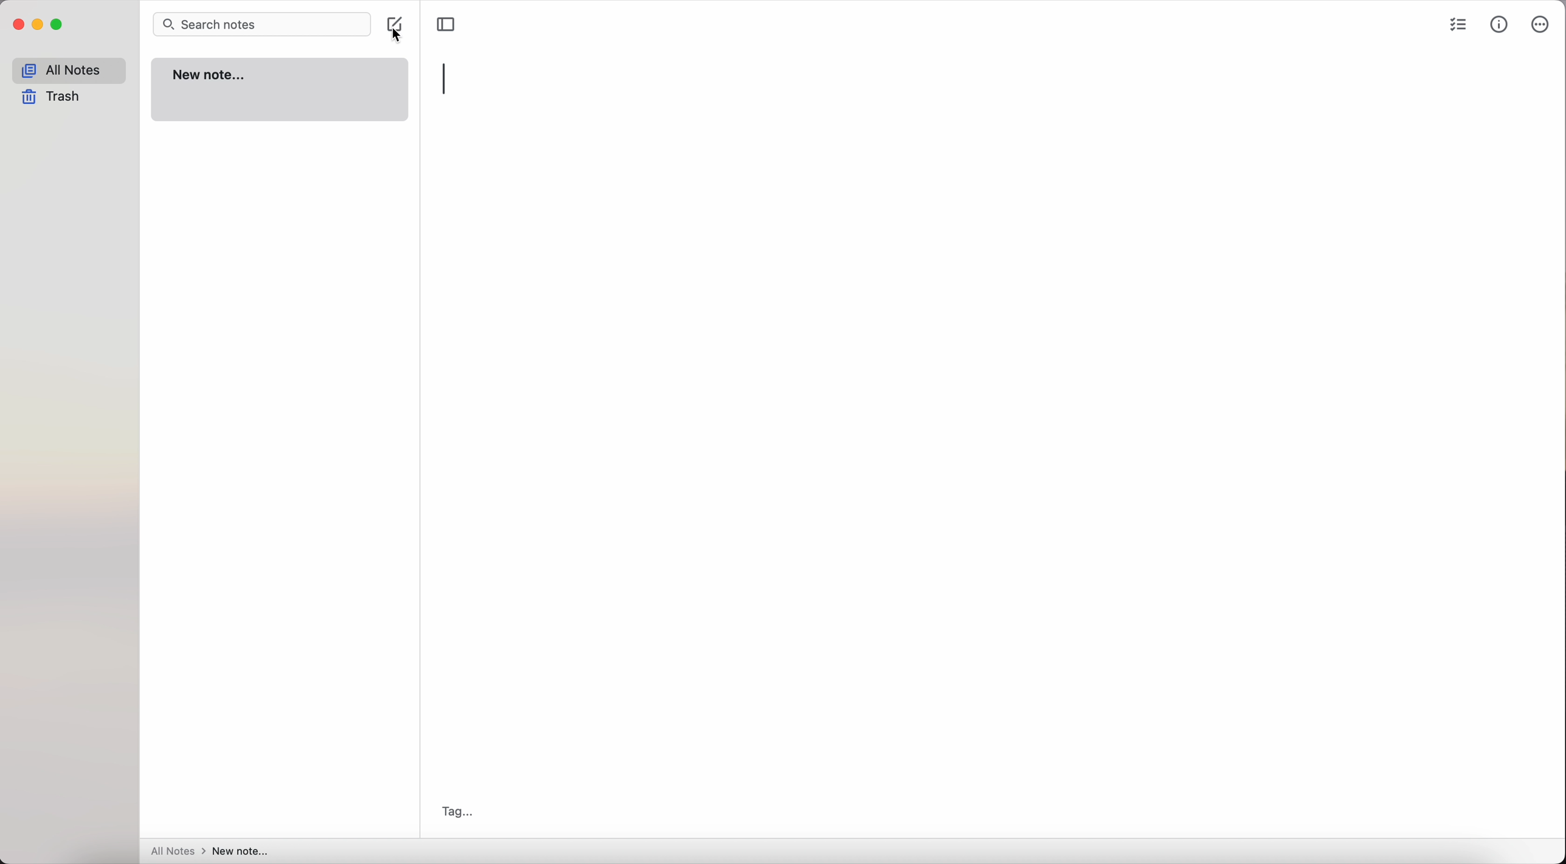  I want to click on search bar, so click(261, 26).